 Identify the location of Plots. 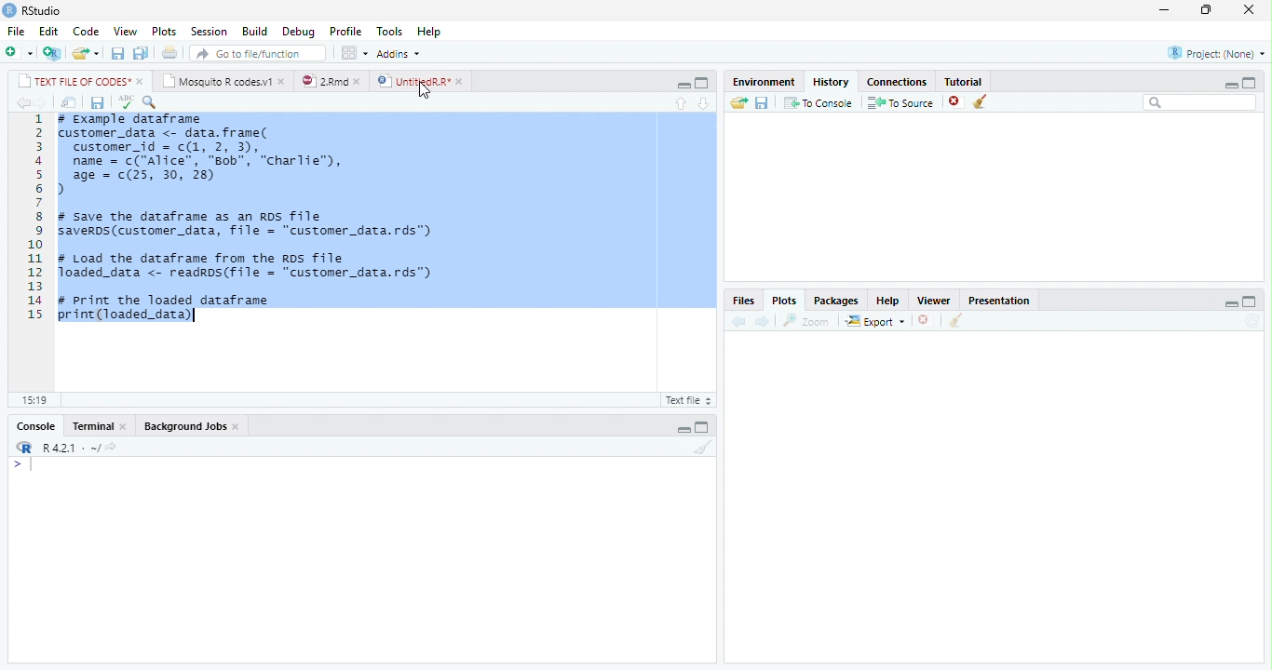
(163, 32).